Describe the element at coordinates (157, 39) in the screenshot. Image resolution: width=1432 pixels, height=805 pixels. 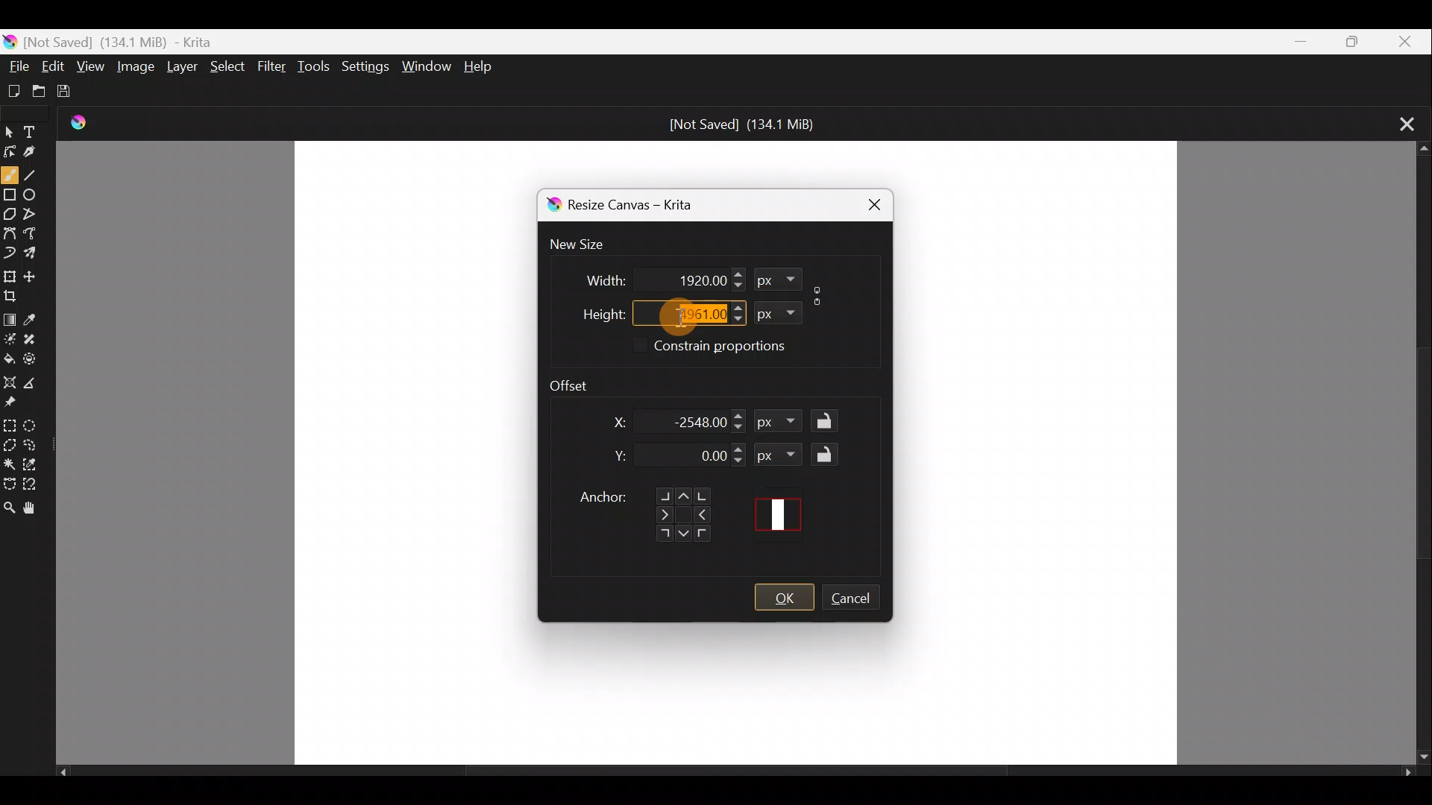
I see `[Not Saved] (134.1 MiB) - Krita` at that location.